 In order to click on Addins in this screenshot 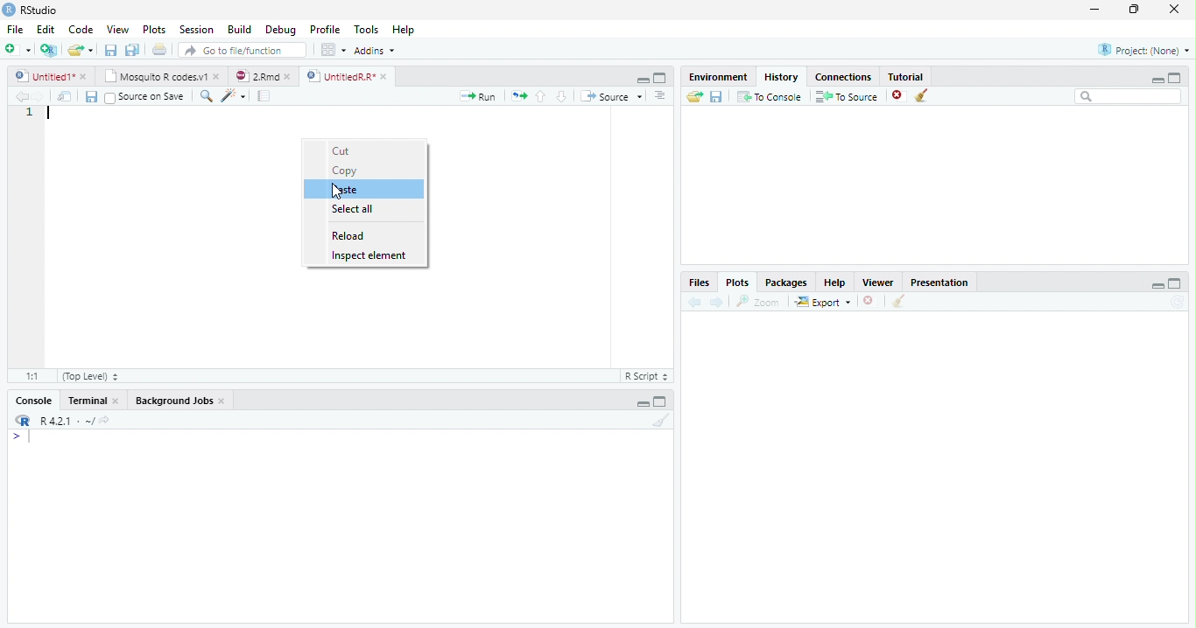, I will do `click(376, 50)`.